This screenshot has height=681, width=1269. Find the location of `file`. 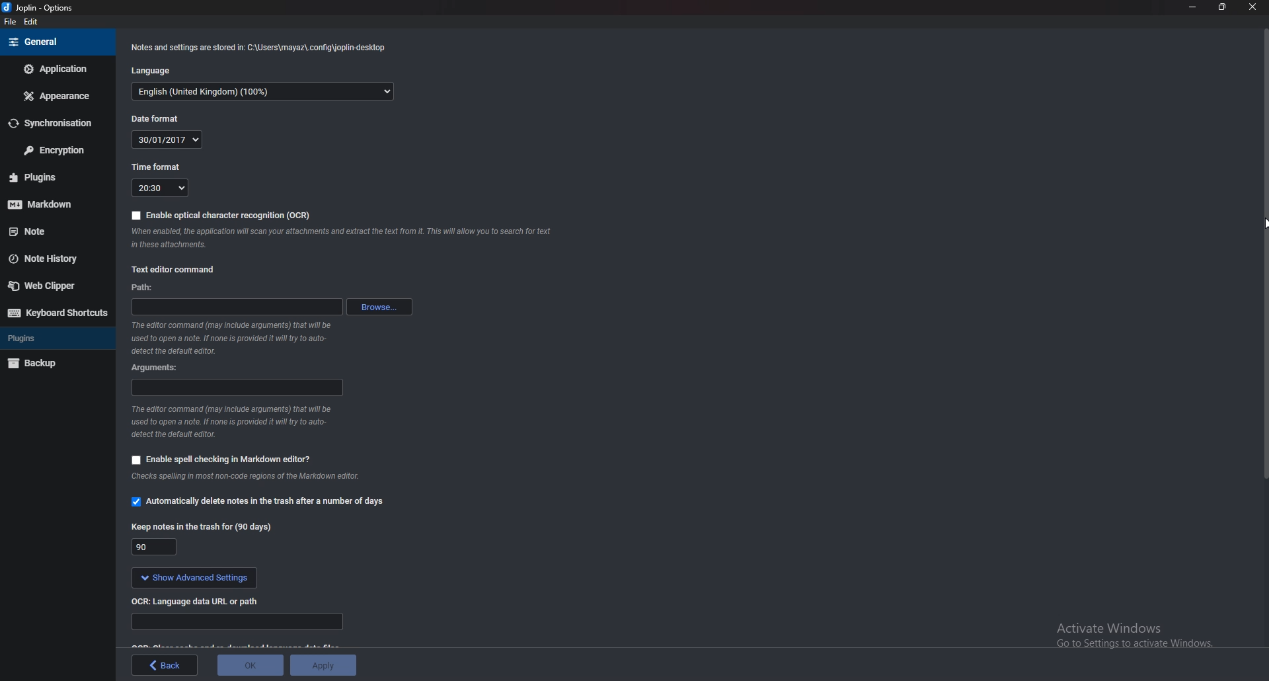

file is located at coordinates (11, 22).